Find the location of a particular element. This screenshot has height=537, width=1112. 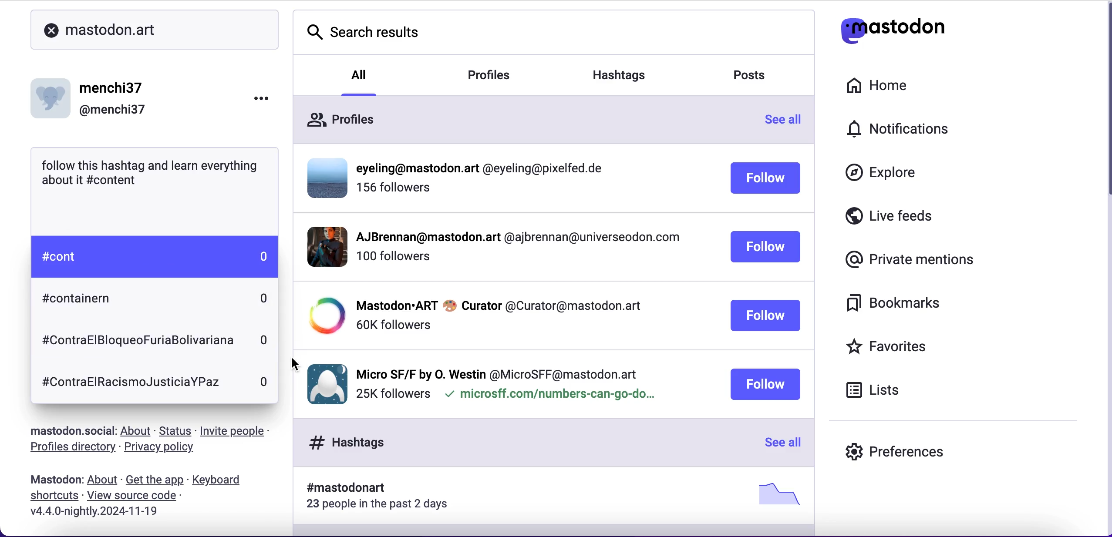

home is located at coordinates (888, 86).